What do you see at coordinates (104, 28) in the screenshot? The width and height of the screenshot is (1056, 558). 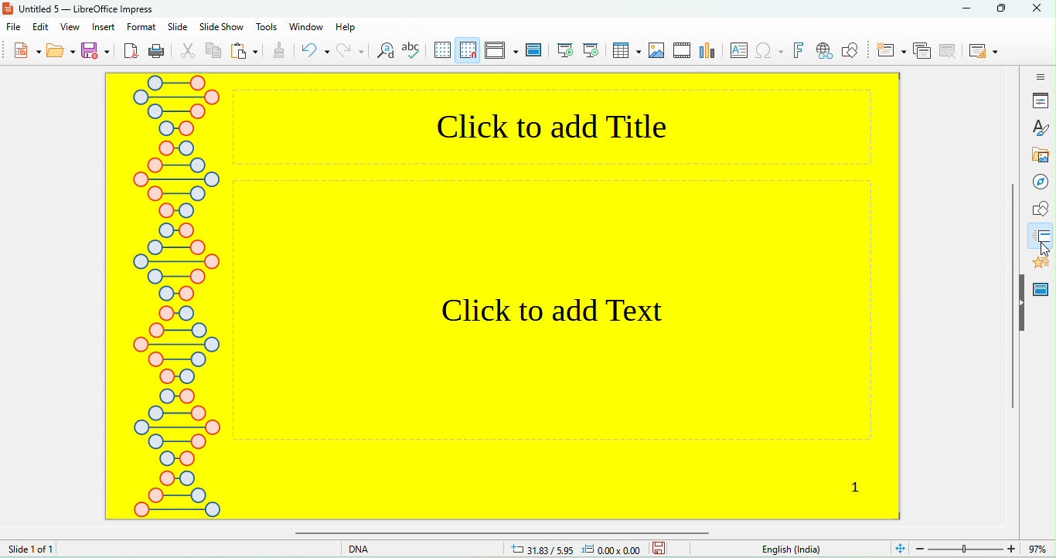 I see `insert` at bounding box center [104, 28].